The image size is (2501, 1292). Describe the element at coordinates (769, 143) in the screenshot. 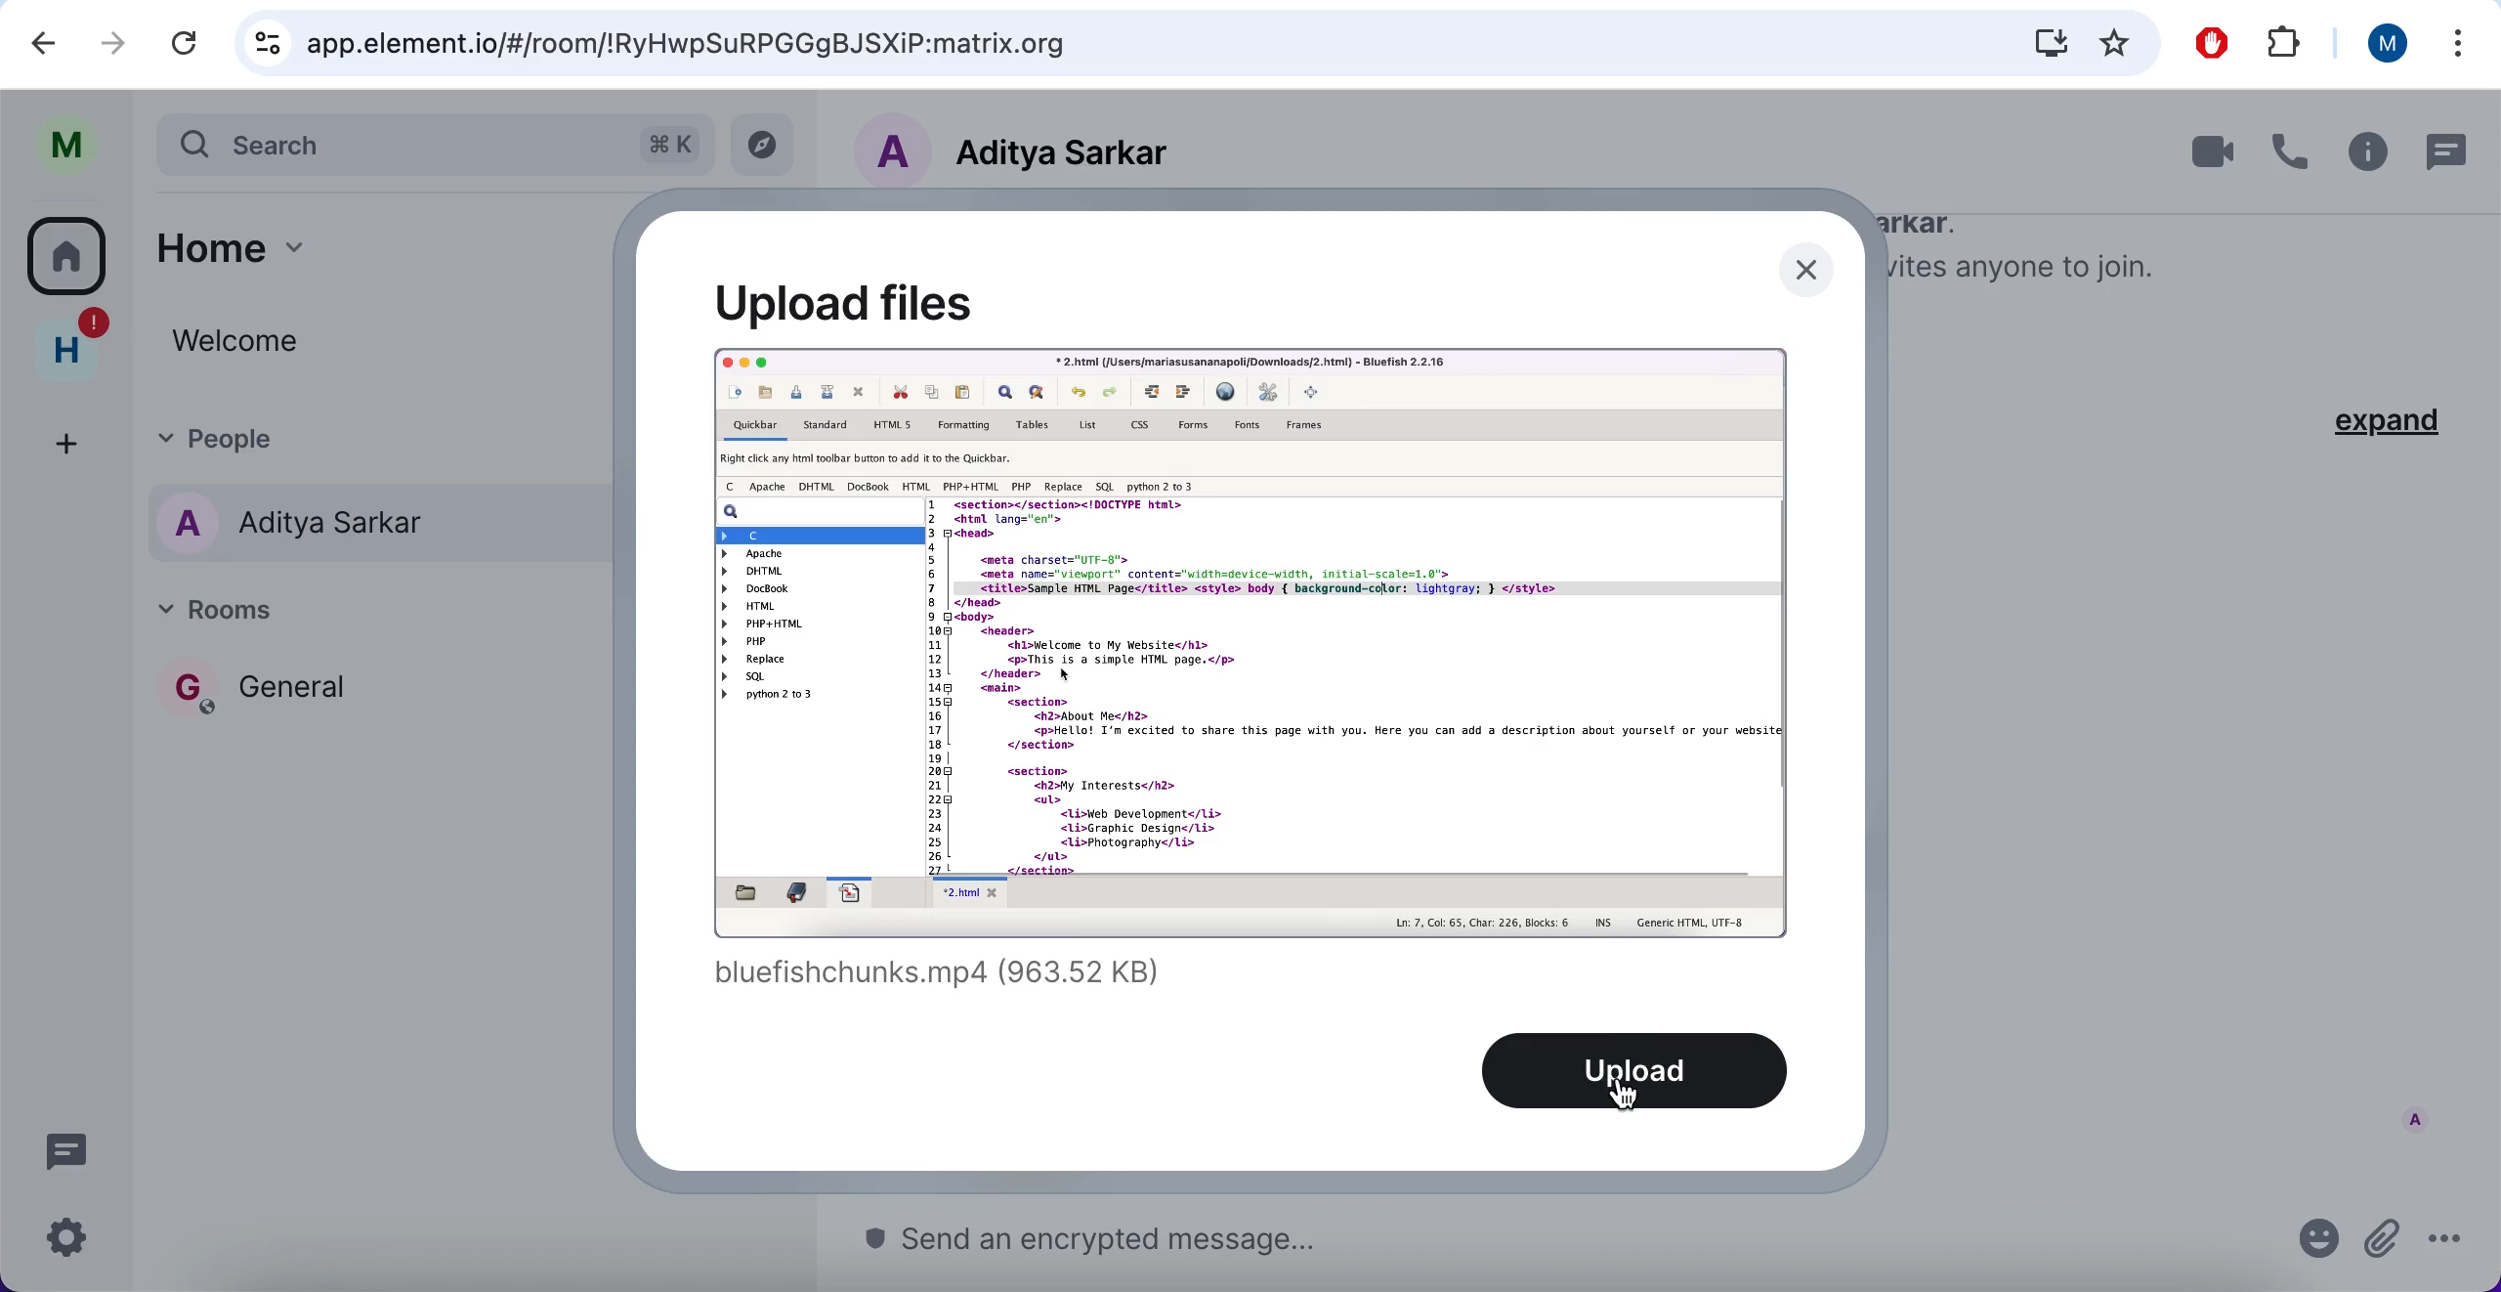

I see `view archive` at that location.